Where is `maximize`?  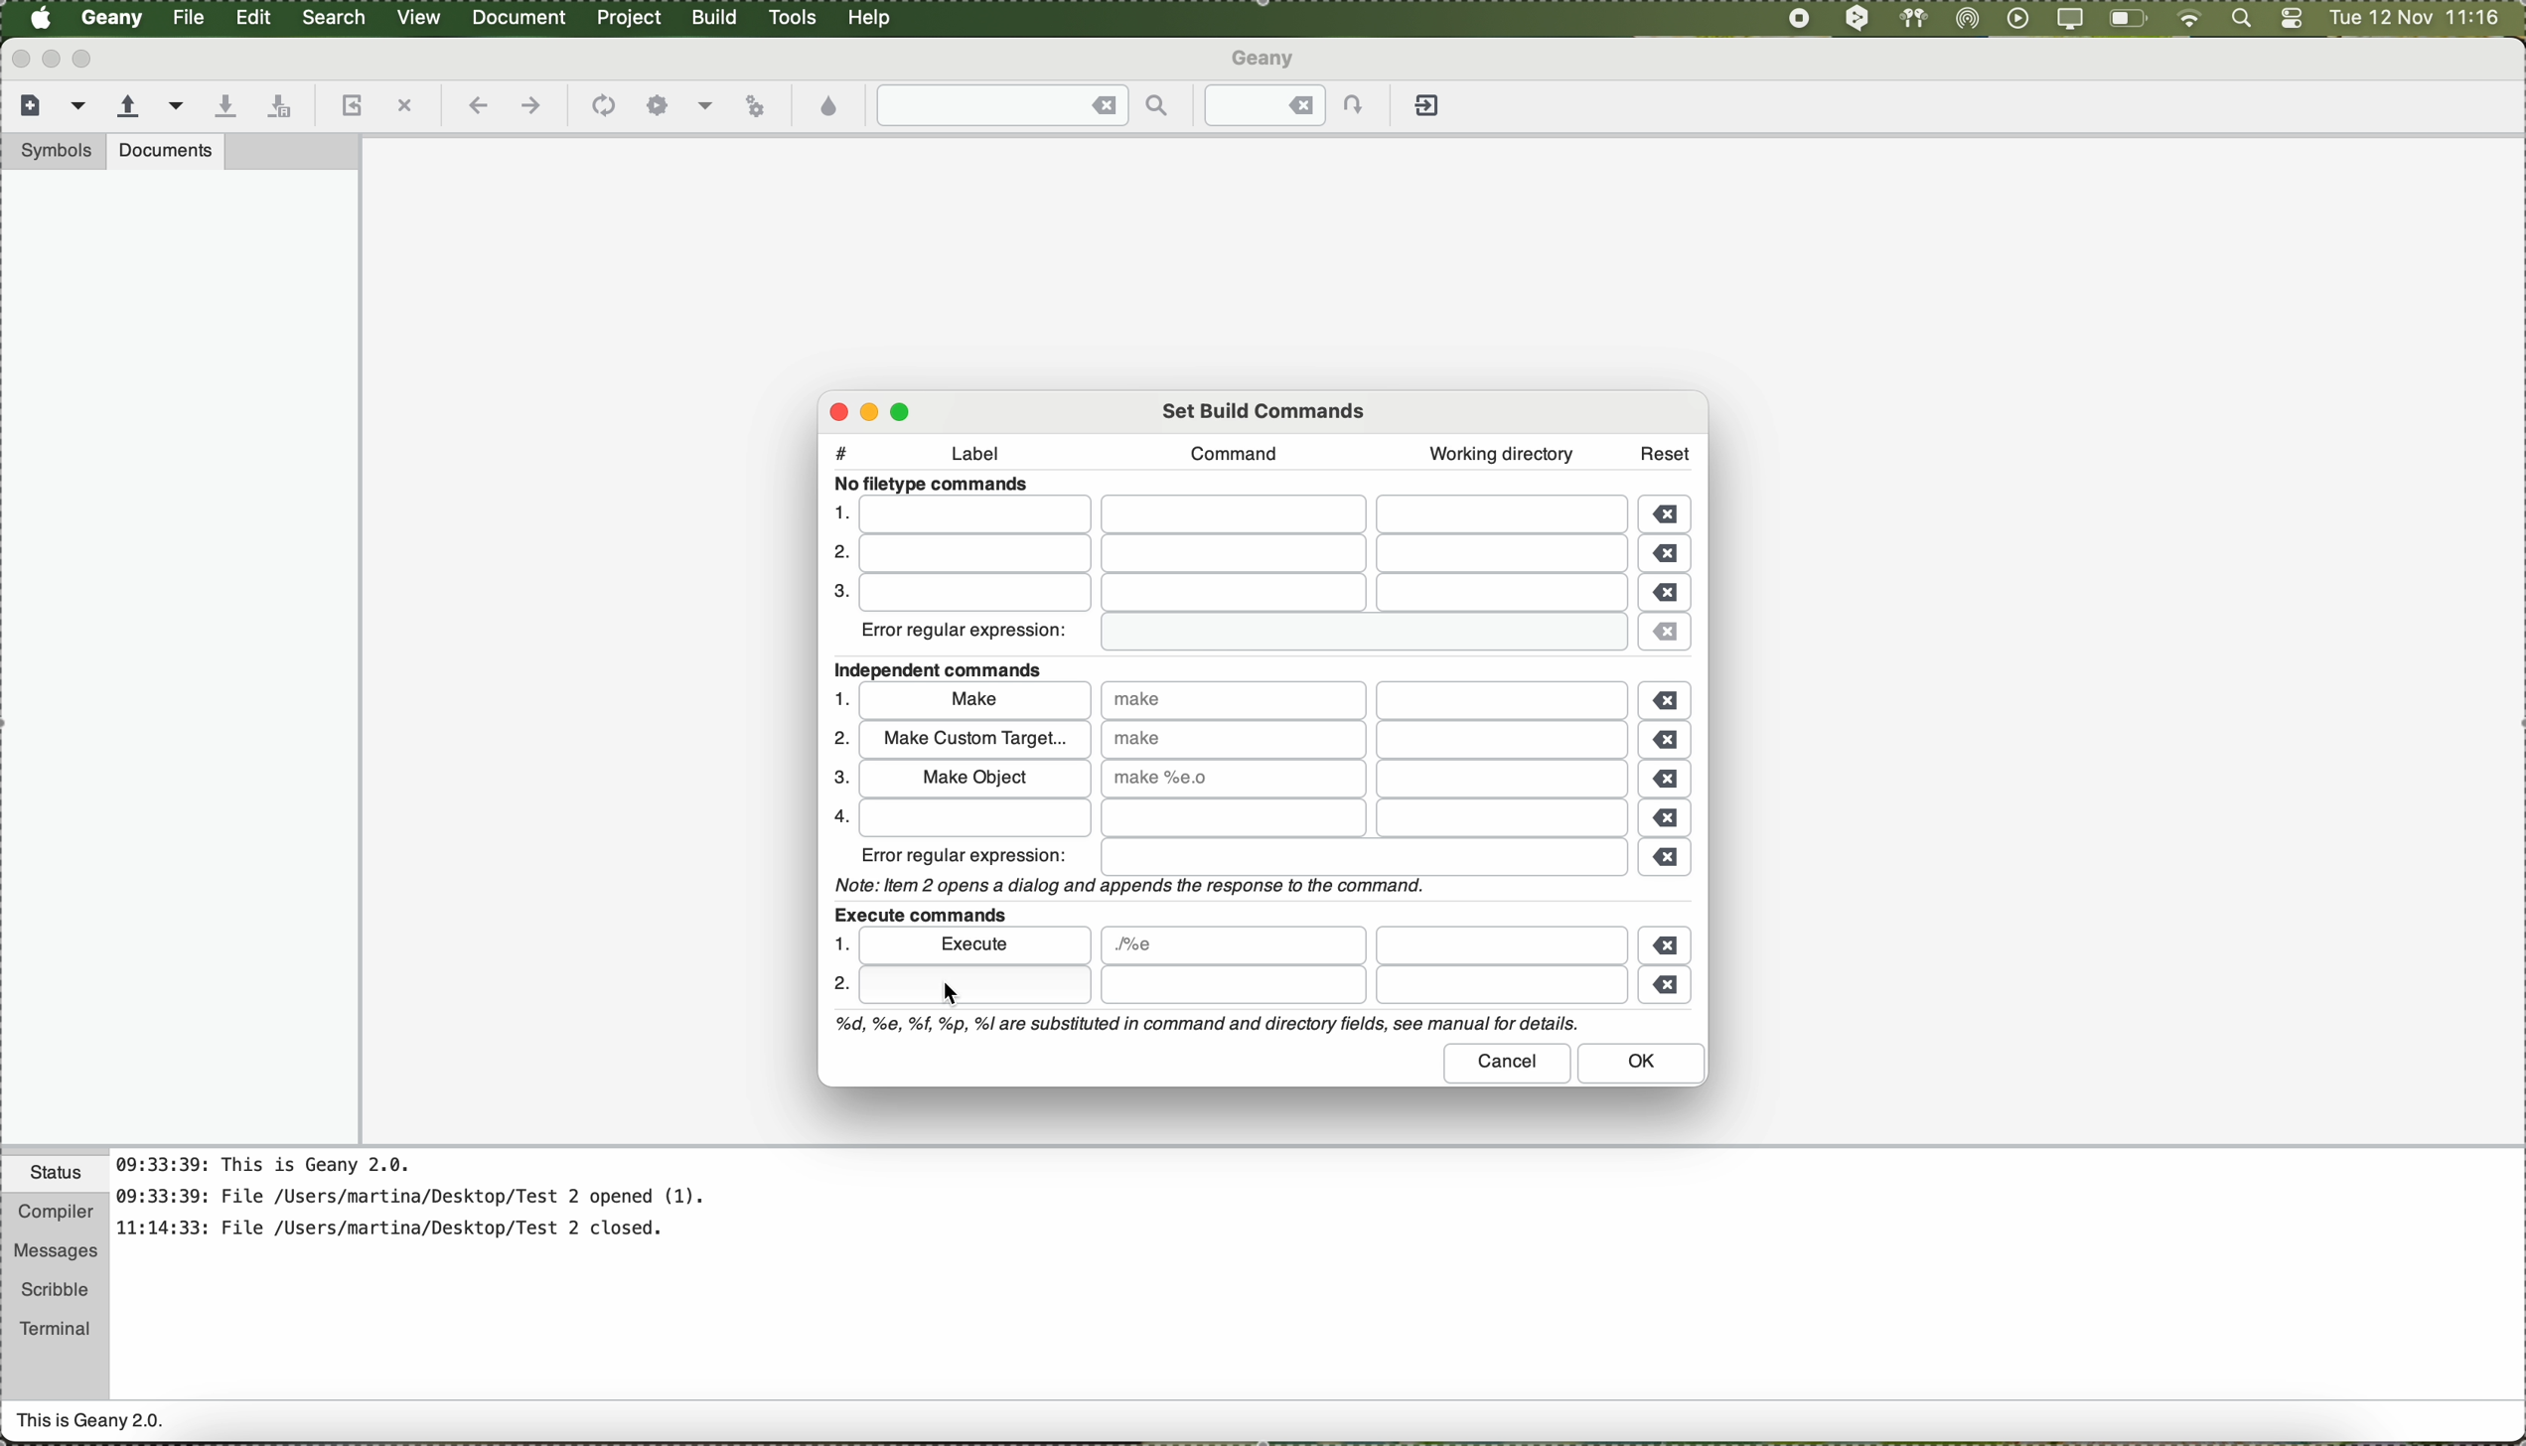 maximize is located at coordinates (906, 409).